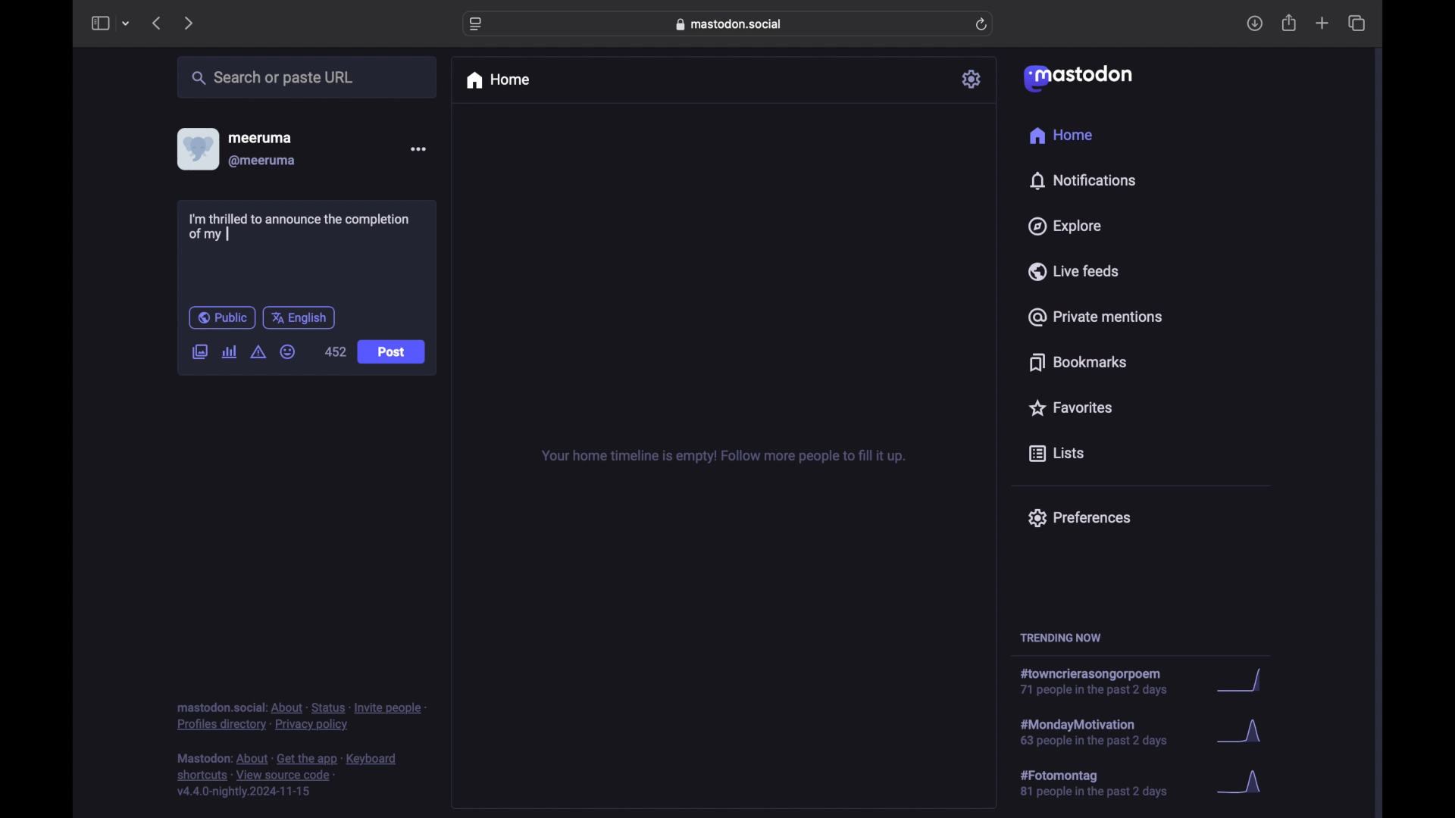 The height and width of the screenshot is (818, 1455). What do you see at coordinates (393, 353) in the screenshot?
I see `post` at bounding box center [393, 353].